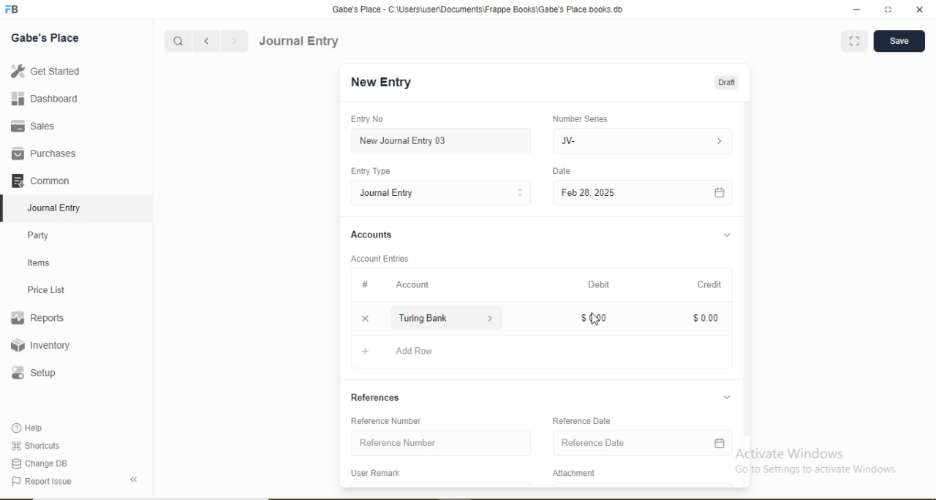  Describe the element at coordinates (412, 285) in the screenshot. I see `Account` at that location.